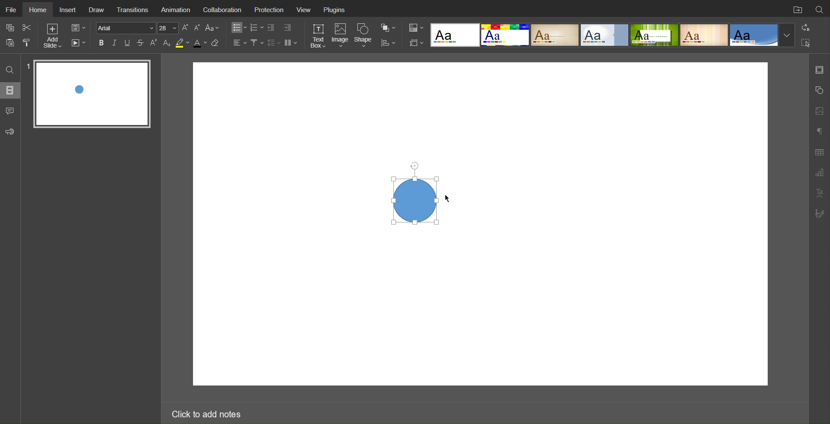 This screenshot has width=830, height=424. I want to click on Slide Settings, so click(819, 70).